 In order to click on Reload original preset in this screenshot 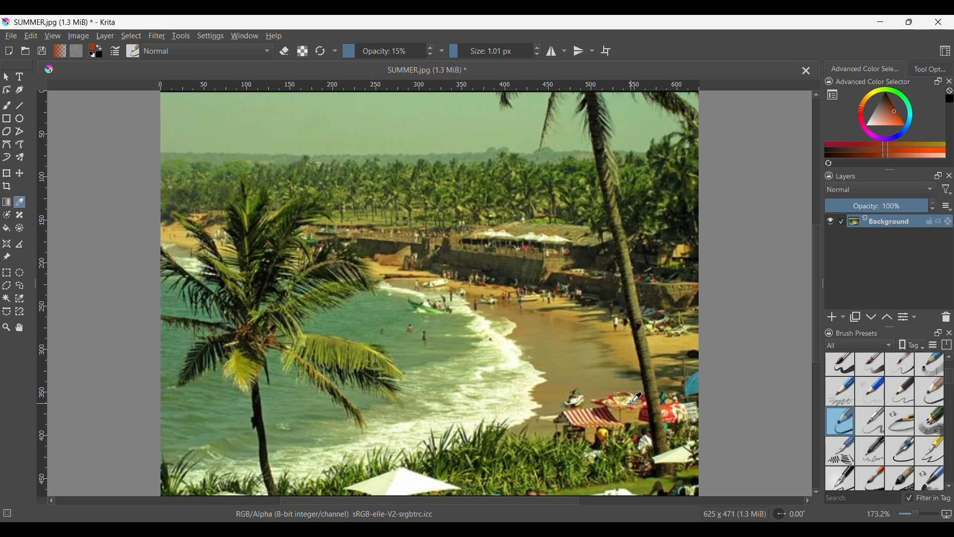, I will do `click(320, 51)`.